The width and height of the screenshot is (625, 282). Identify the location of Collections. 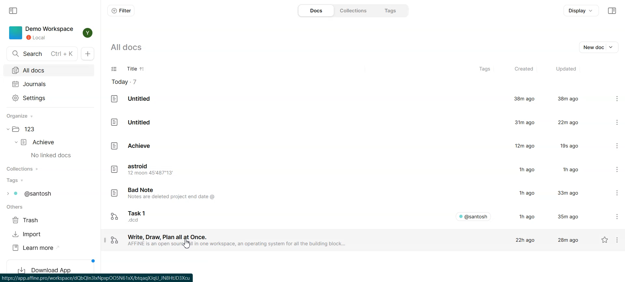
(25, 169).